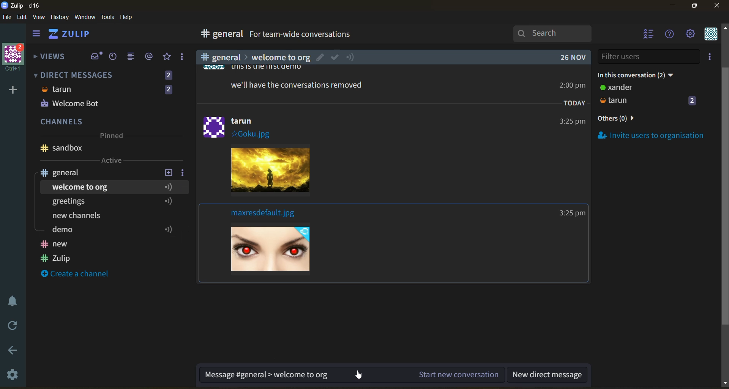  Describe the element at coordinates (39, 17) in the screenshot. I see `view` at that location.